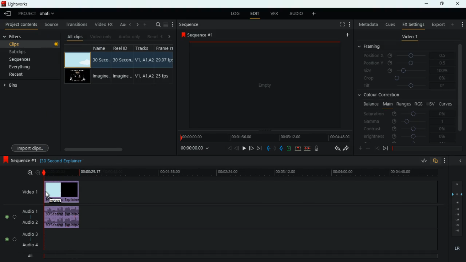 The height and width of the screenshot is (262, 466). Describe the element at coordinates (430, 104) in the screenshot. I see `hsv` at that location.